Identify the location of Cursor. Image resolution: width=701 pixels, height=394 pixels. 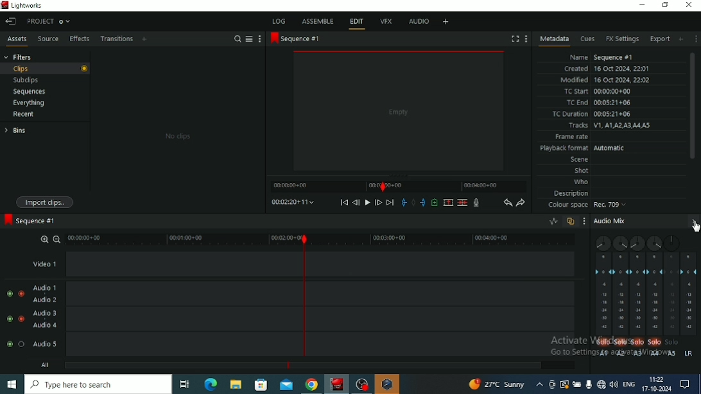
(695, 226).